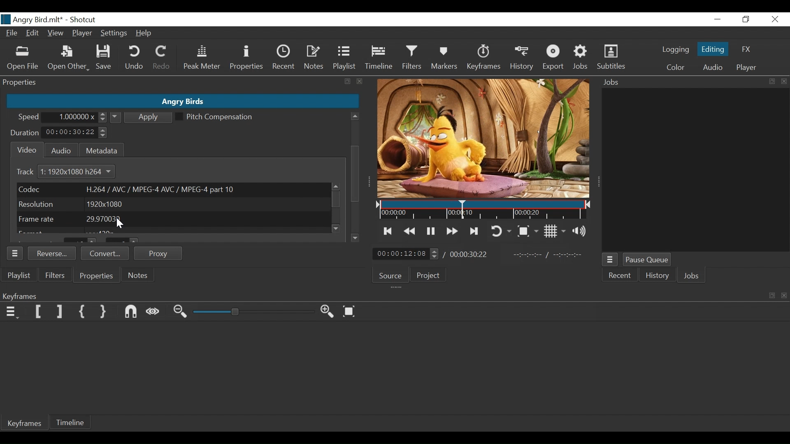  I want to click on Timeline, so click(378, 59).